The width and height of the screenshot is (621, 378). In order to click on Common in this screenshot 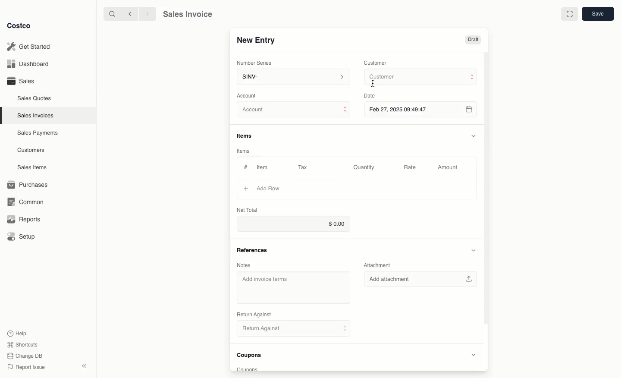, I will do `click(24, 201)`.